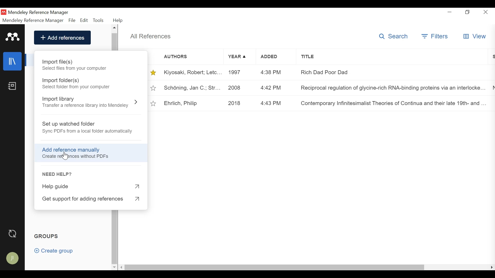 This screenshot has height=278, width=495. I want to click on Added, so click(272, 56).